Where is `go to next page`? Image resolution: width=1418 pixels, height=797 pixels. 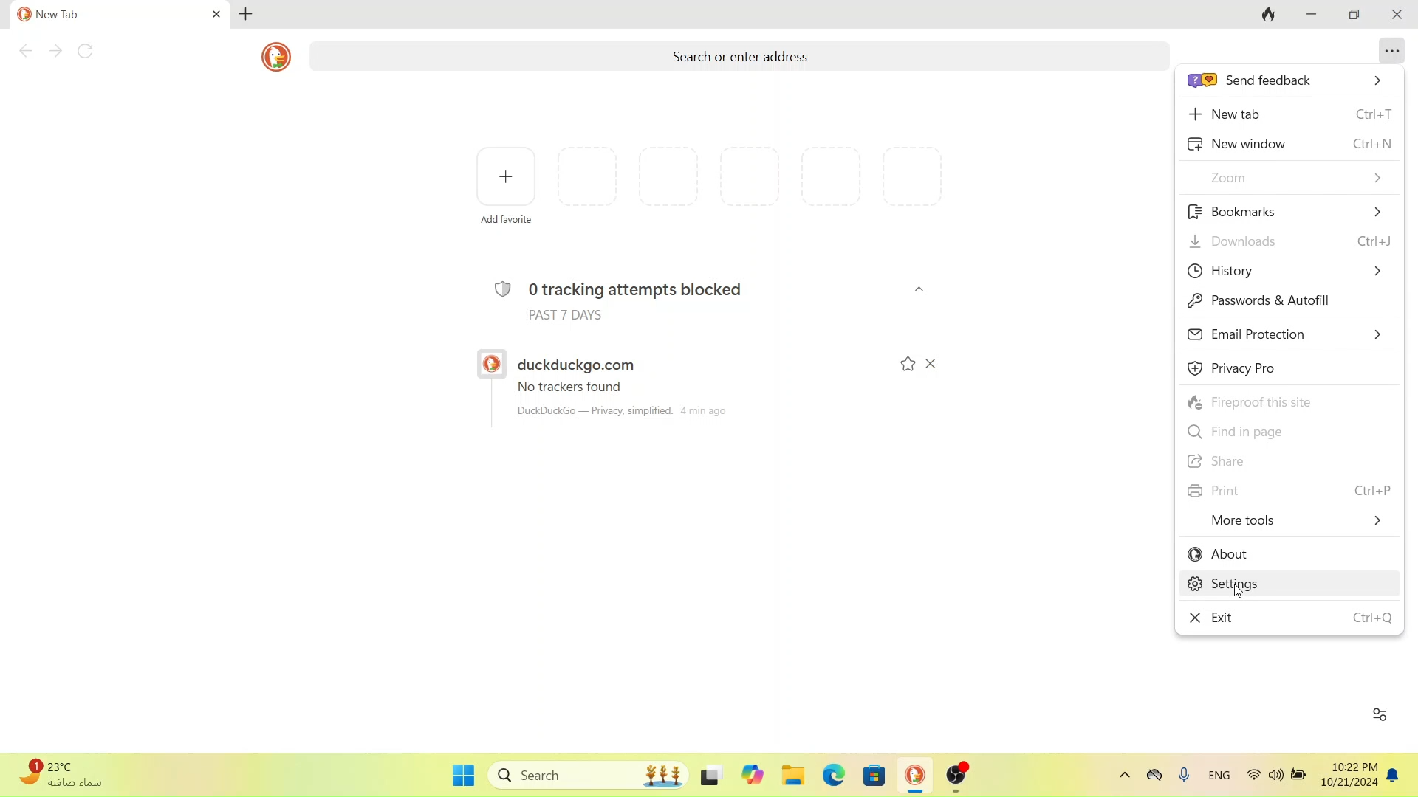 go to next page is located at coordinates (54, 53).